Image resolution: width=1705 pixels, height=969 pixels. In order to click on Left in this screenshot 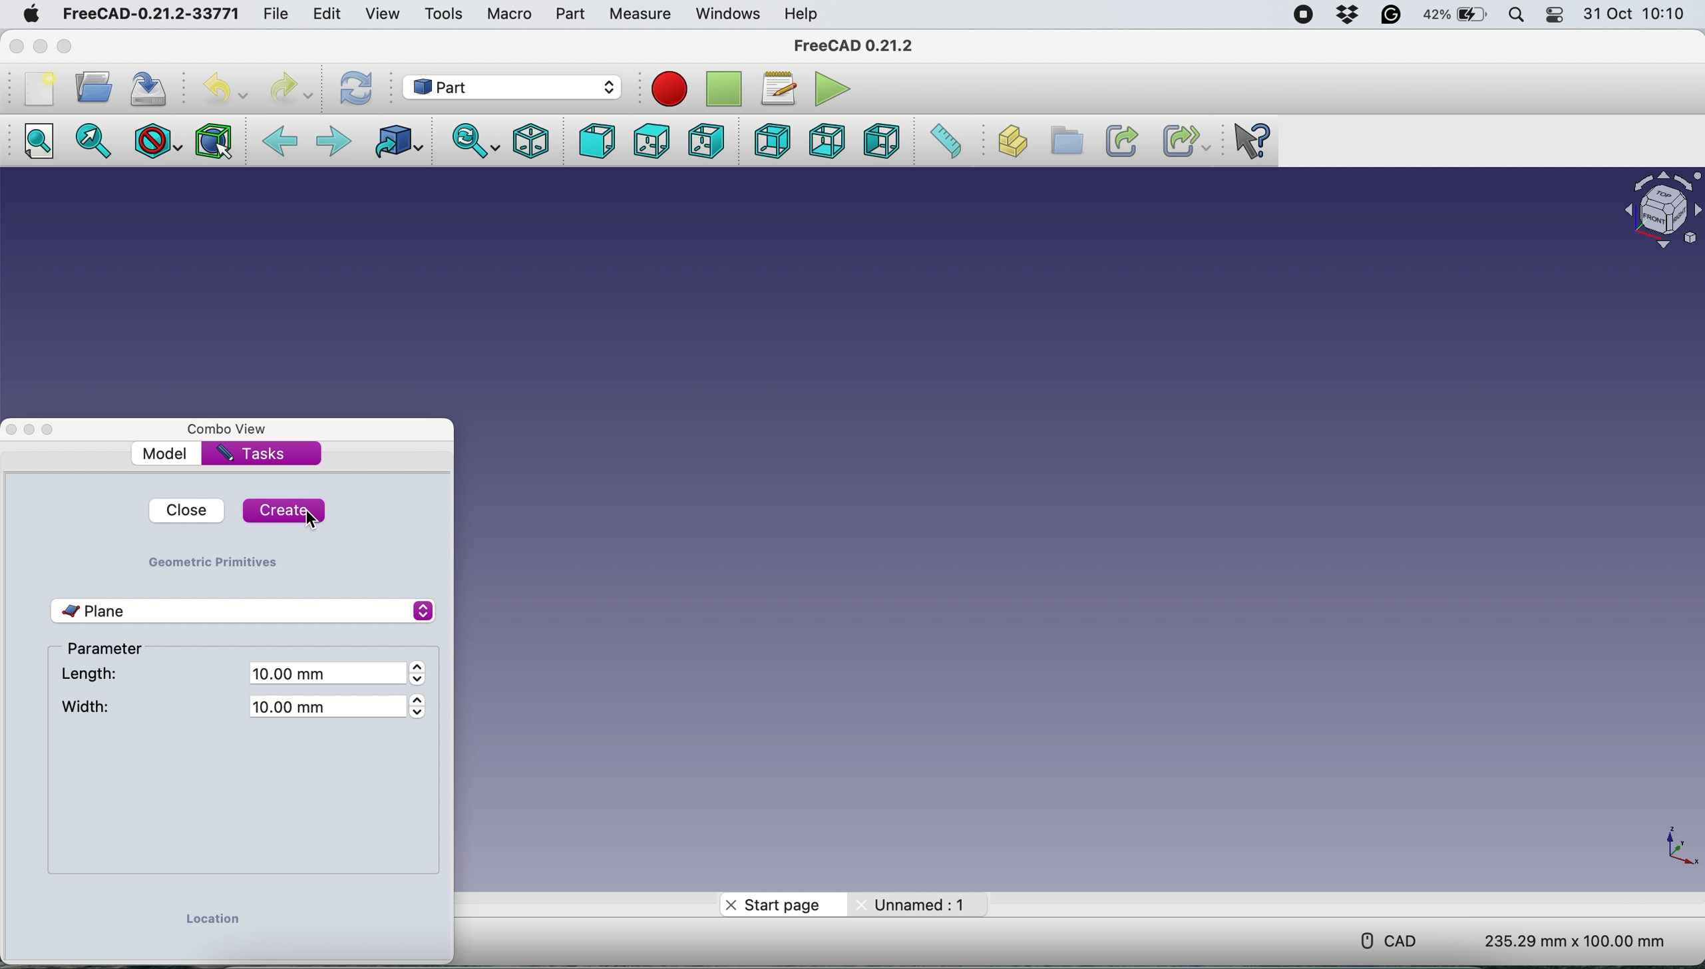, I will do `click(882, 141)`.